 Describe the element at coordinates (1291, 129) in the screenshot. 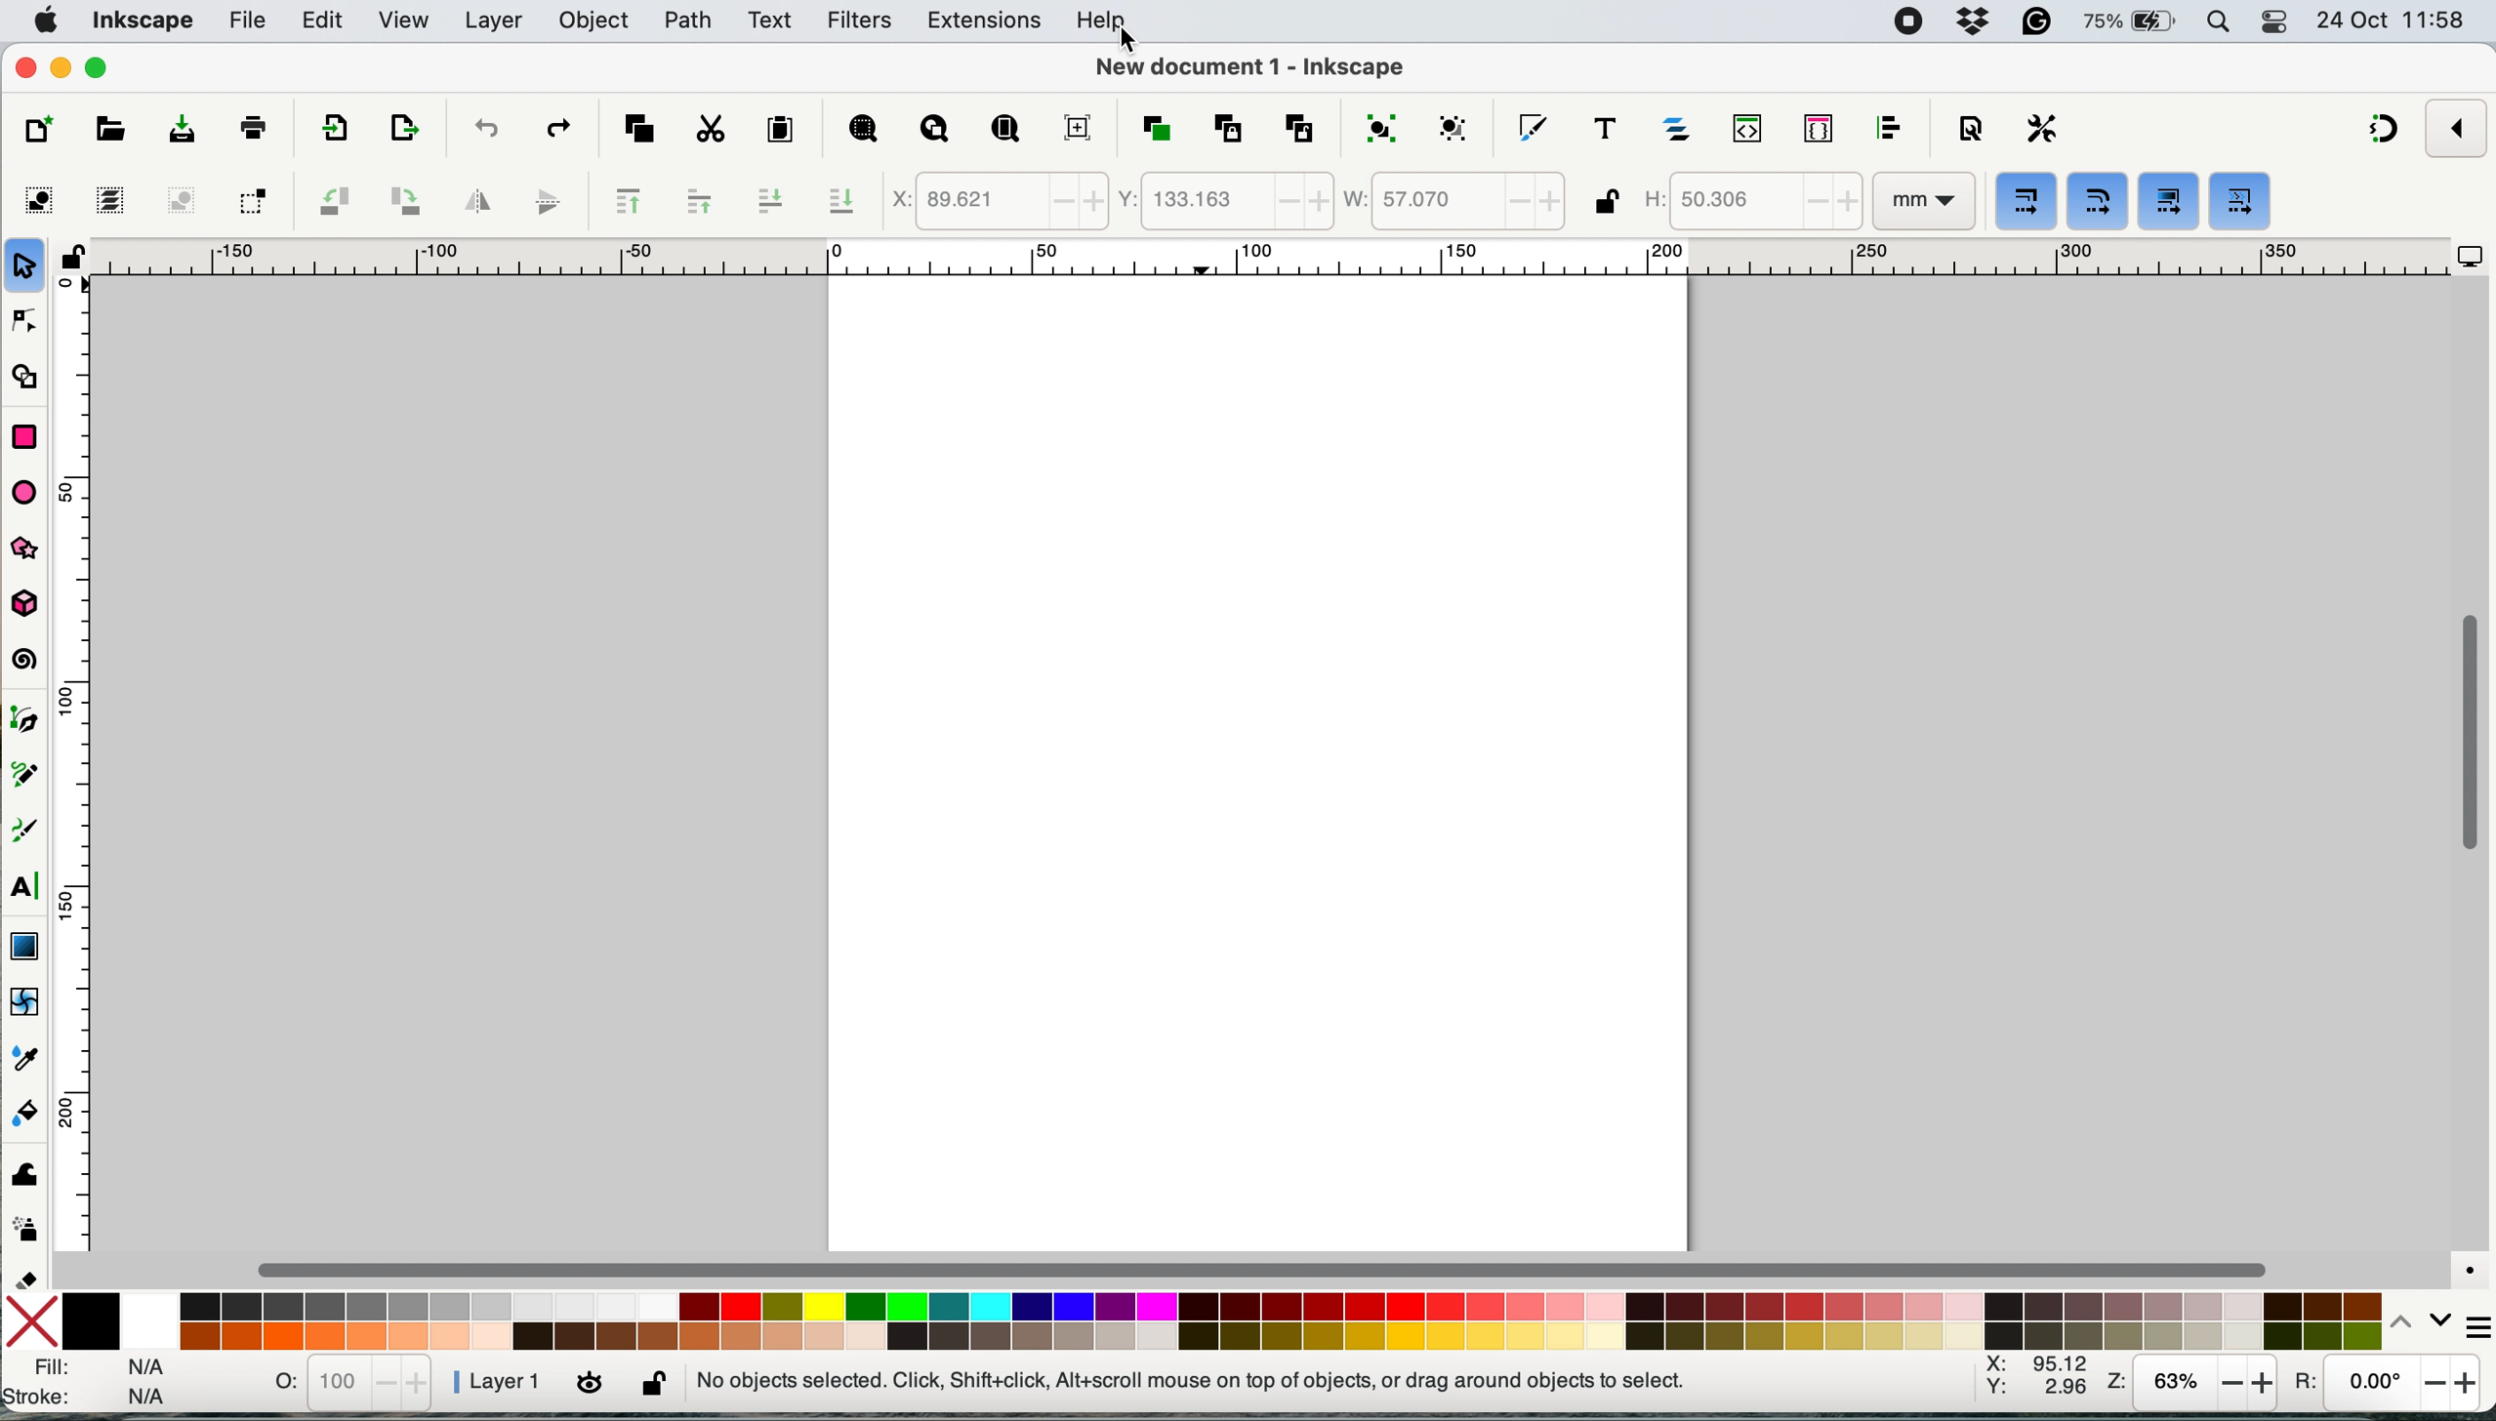

I see `unlink clone` at that location.